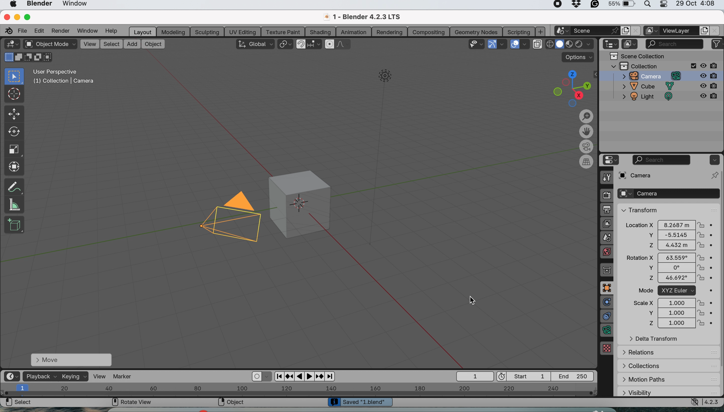 This screenshot has height=412, width=724. I want to click on annotate, so click(13, 186).